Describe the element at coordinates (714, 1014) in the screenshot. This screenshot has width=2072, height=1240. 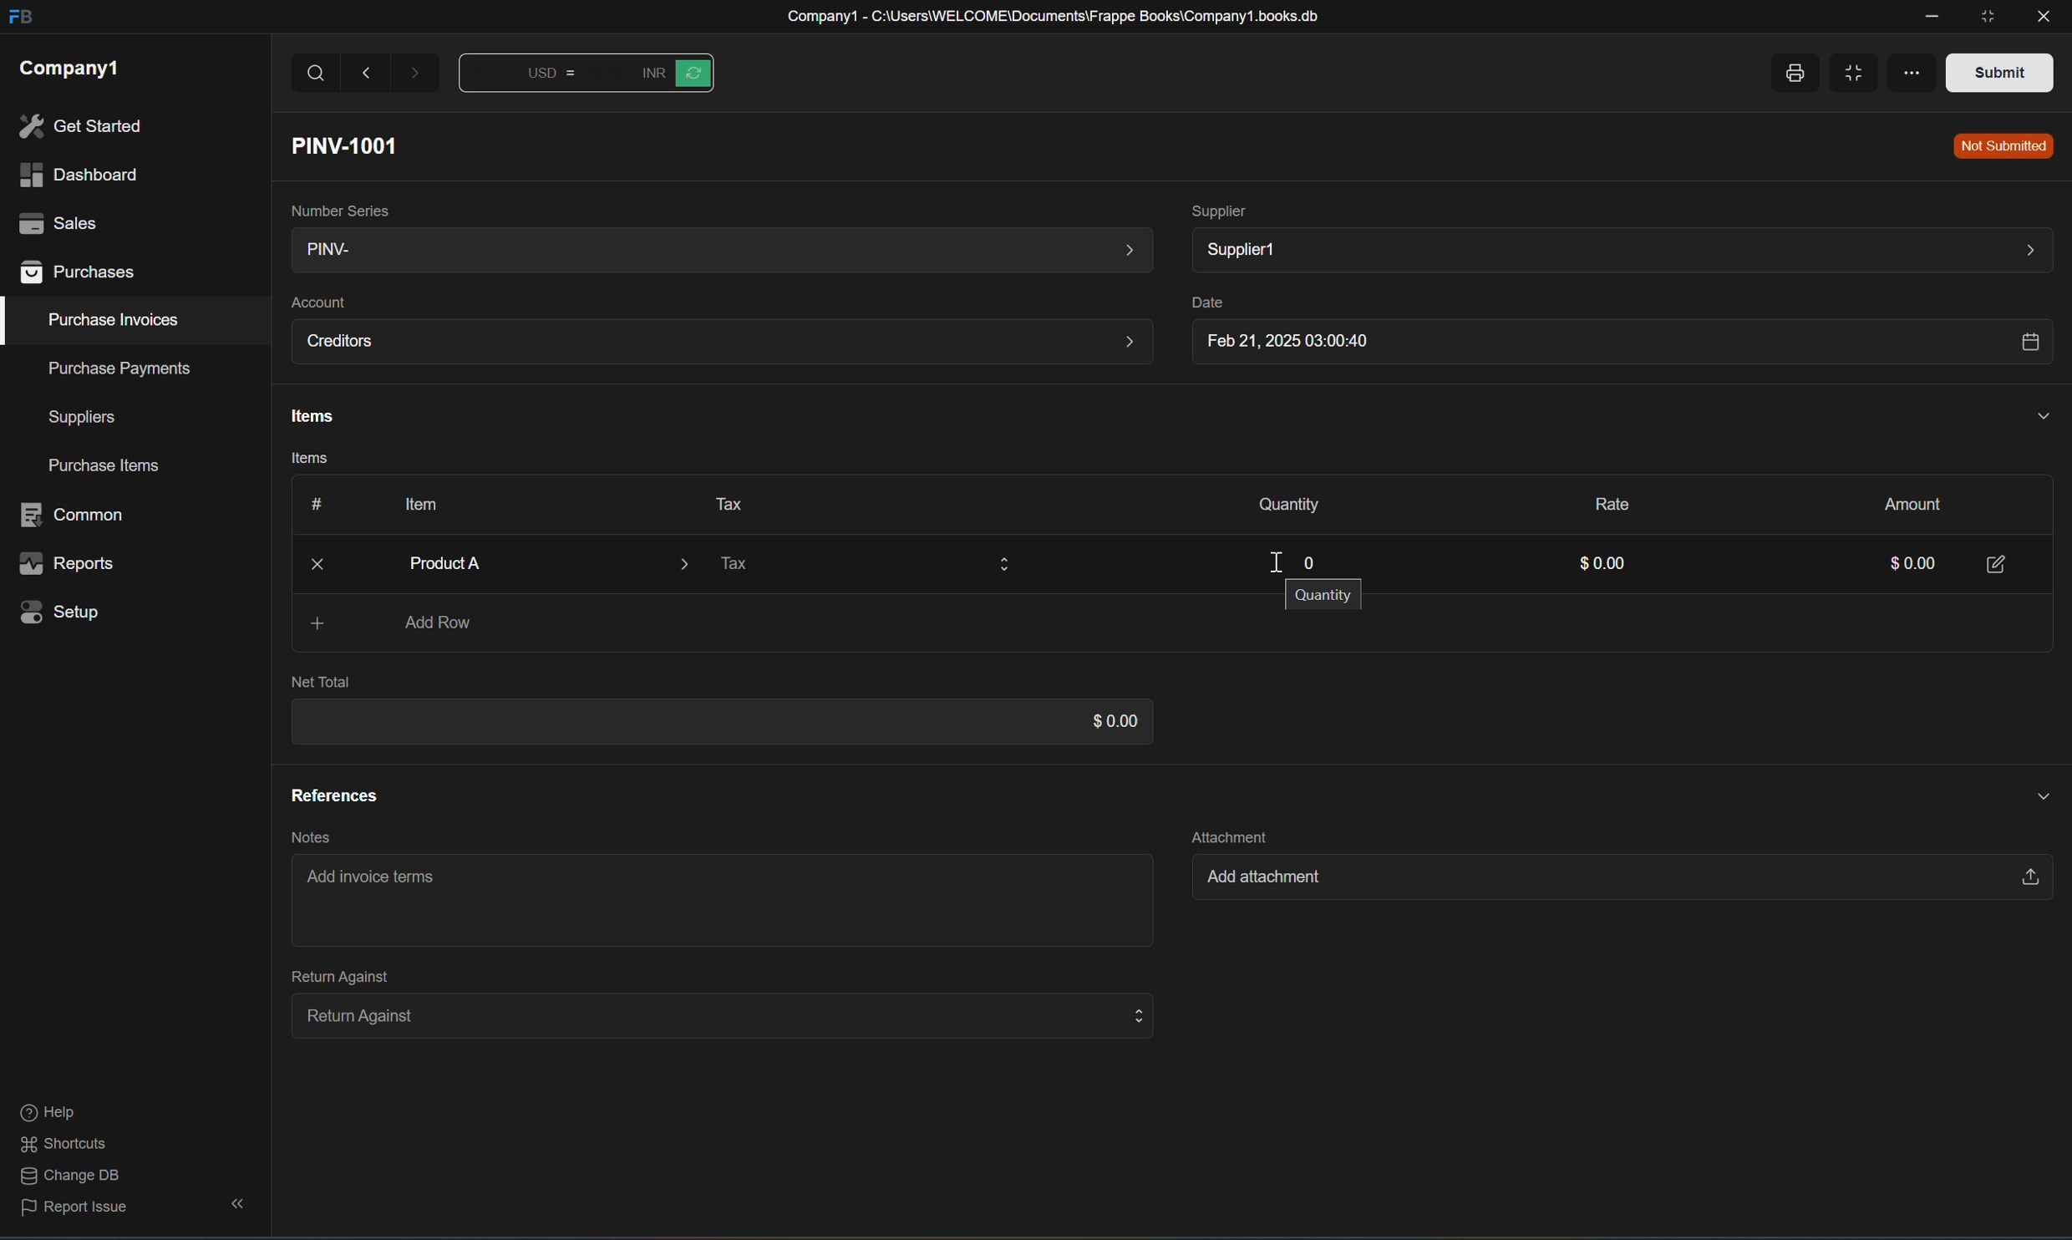
I see `Return Against` at that location.